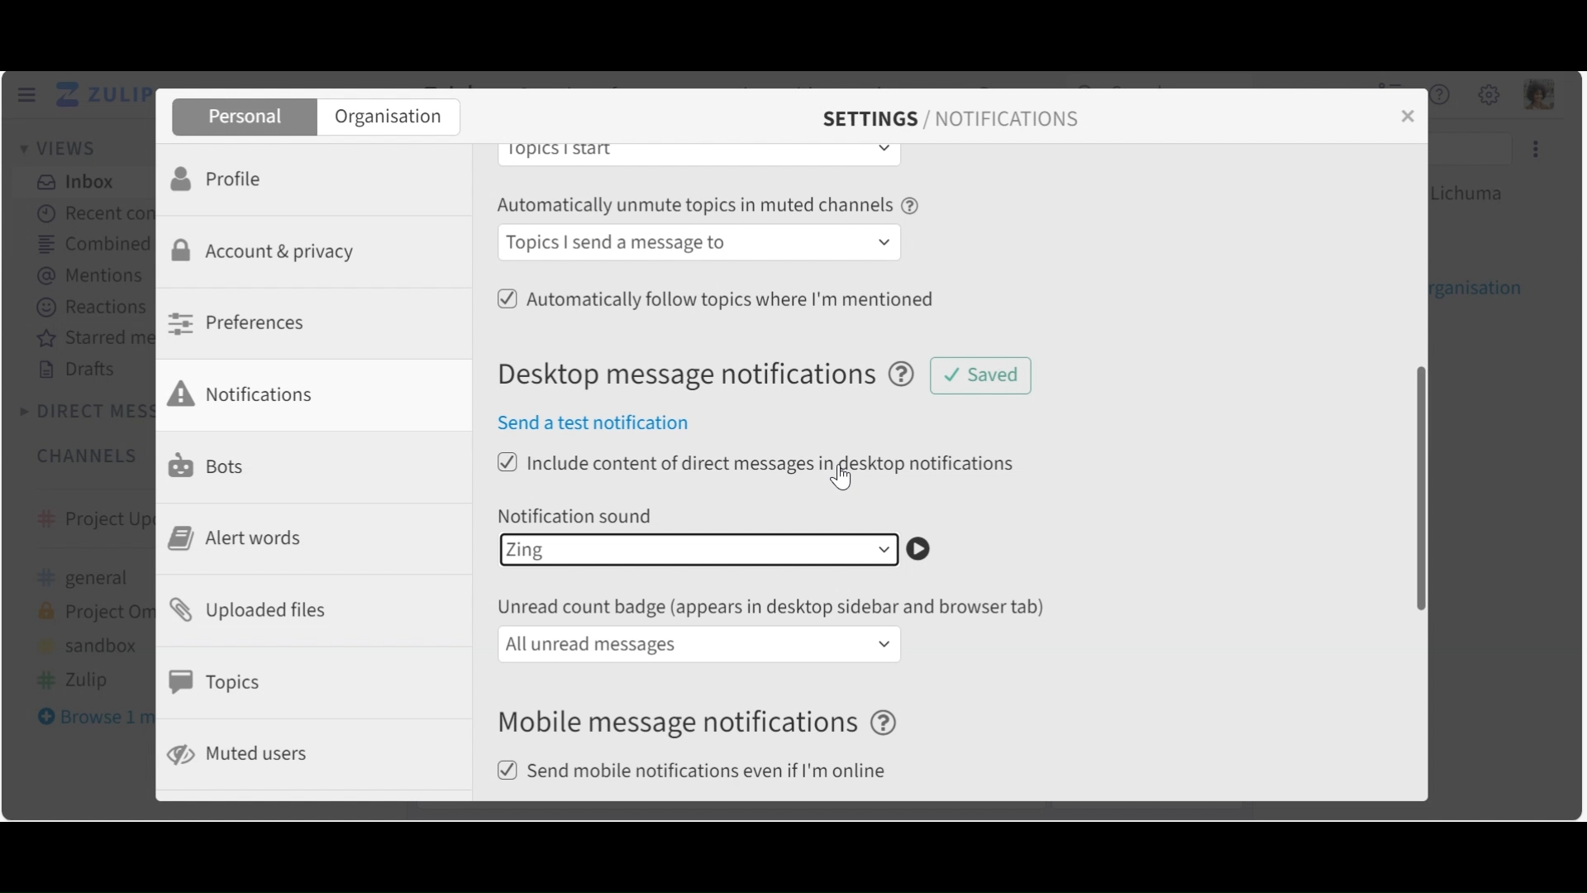 The width and height of the screenshot is (1587, 893). I want to click on unread count badge dropdown menu, so click(700, 644).